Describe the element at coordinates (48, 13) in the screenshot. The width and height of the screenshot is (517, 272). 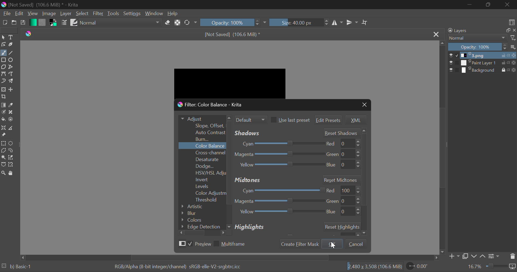
I see `Image` at that location.